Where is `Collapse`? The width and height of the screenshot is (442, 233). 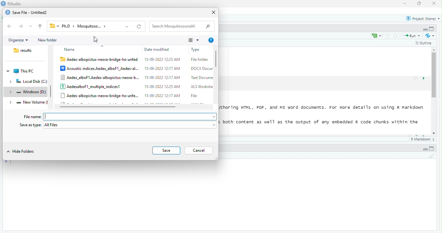
Collapse is located at coordinates (425, 30).